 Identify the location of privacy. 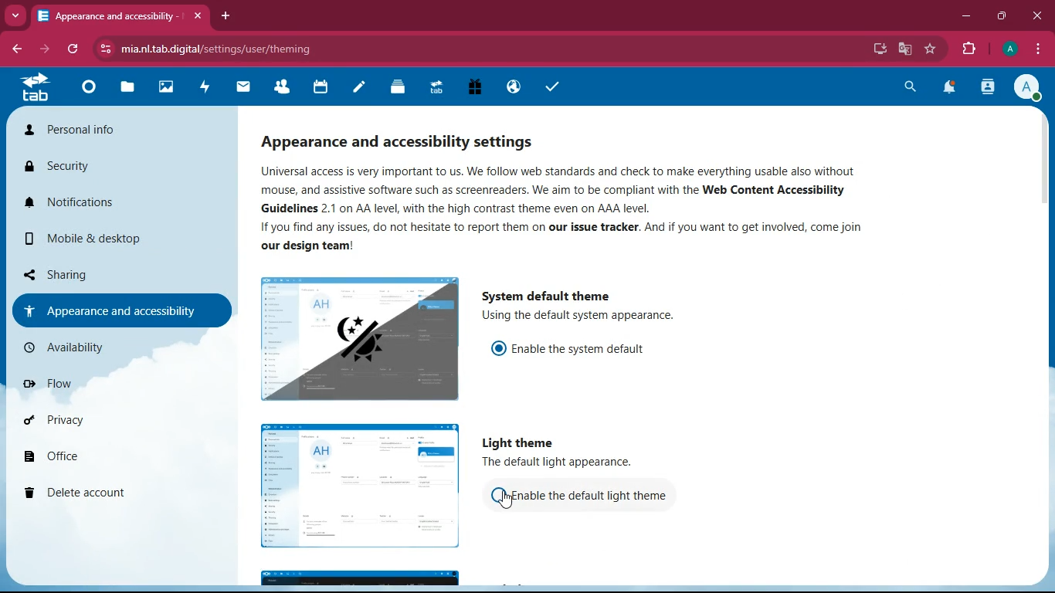
(122, 417).